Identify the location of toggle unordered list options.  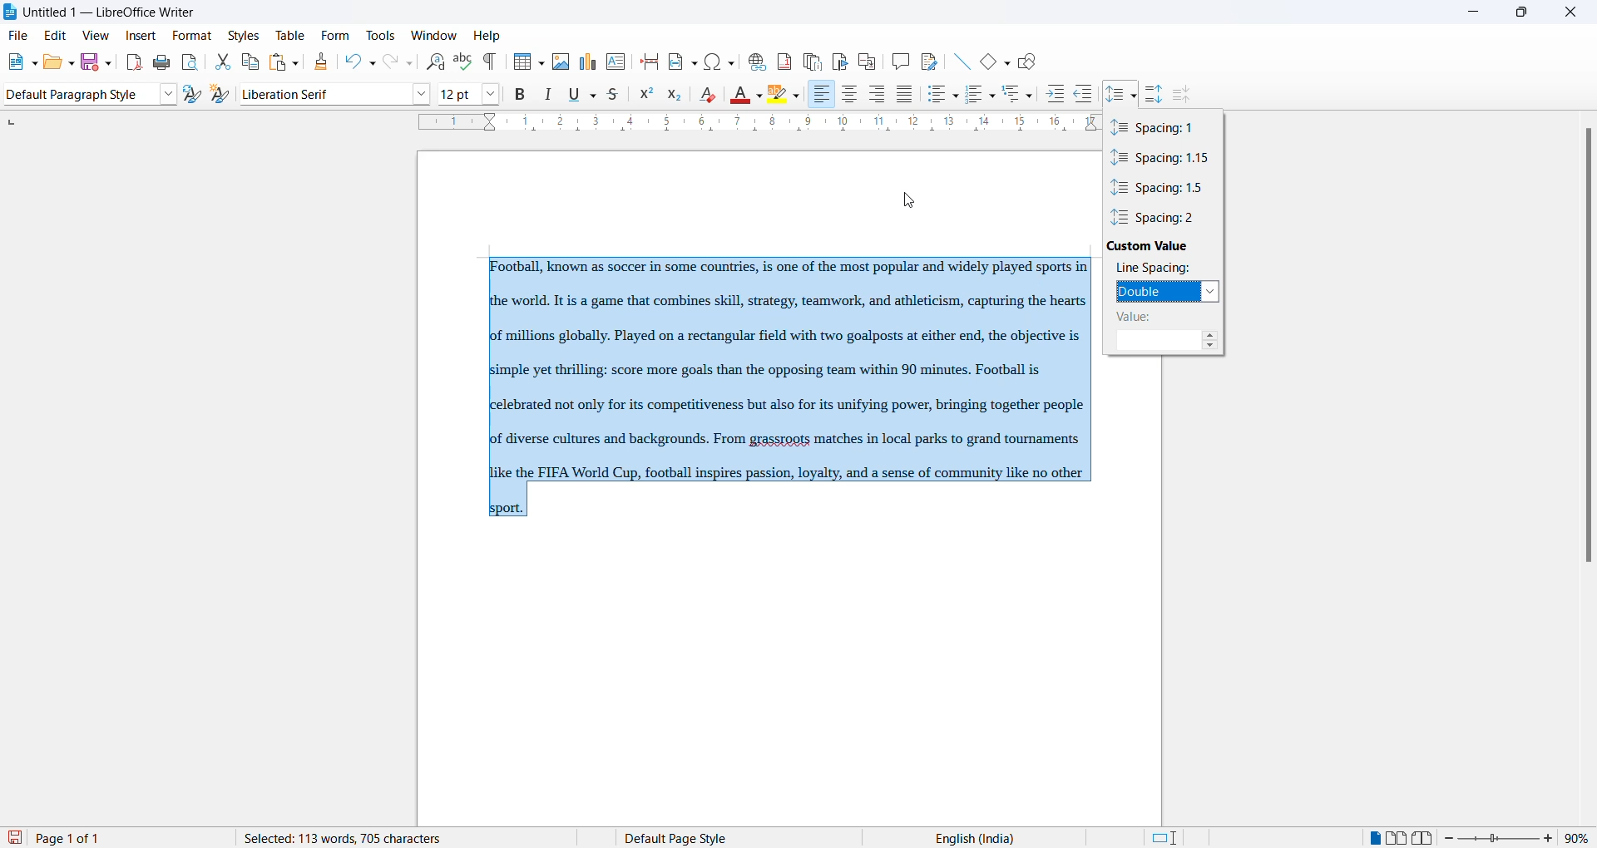
(954, 97).